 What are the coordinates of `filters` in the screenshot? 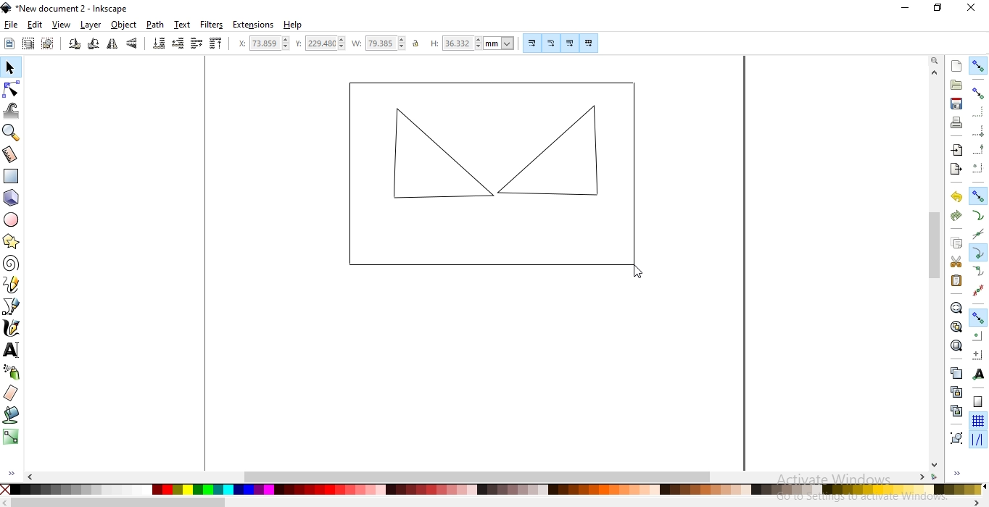 It's located at (212, 25).